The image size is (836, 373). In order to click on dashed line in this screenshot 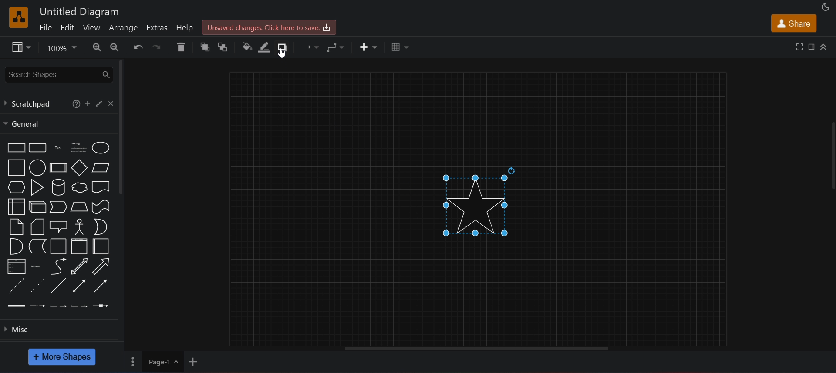, I will do `click(15, 285)`.